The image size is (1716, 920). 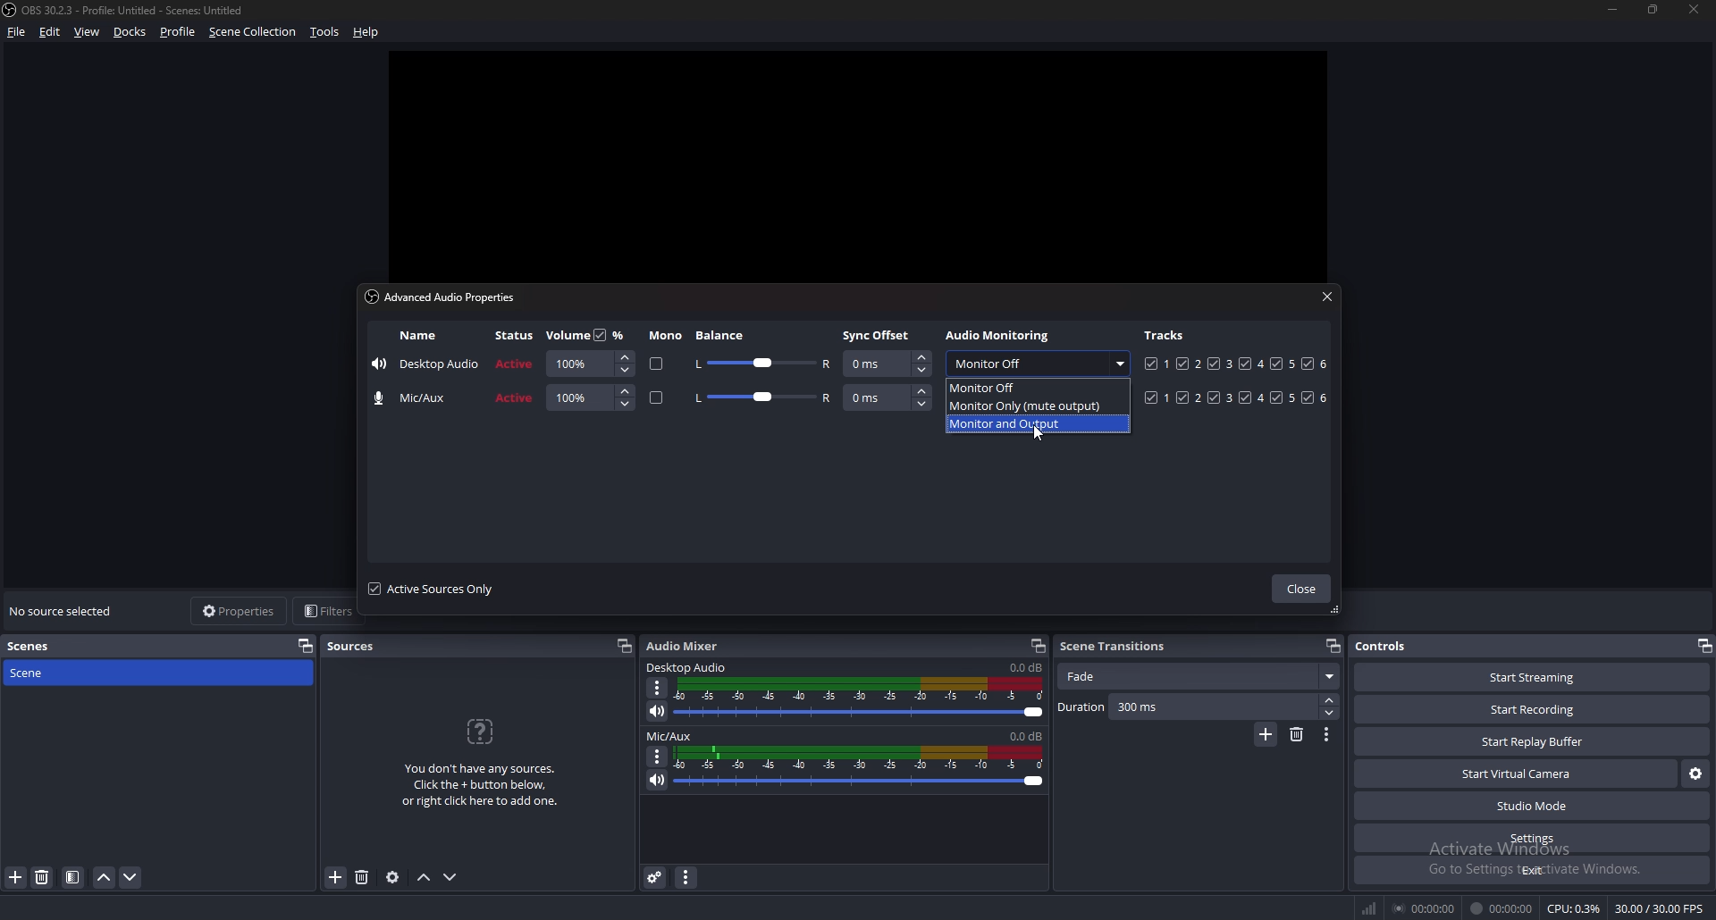 I want to click on scene transitions, so click(x=1115, y=646).